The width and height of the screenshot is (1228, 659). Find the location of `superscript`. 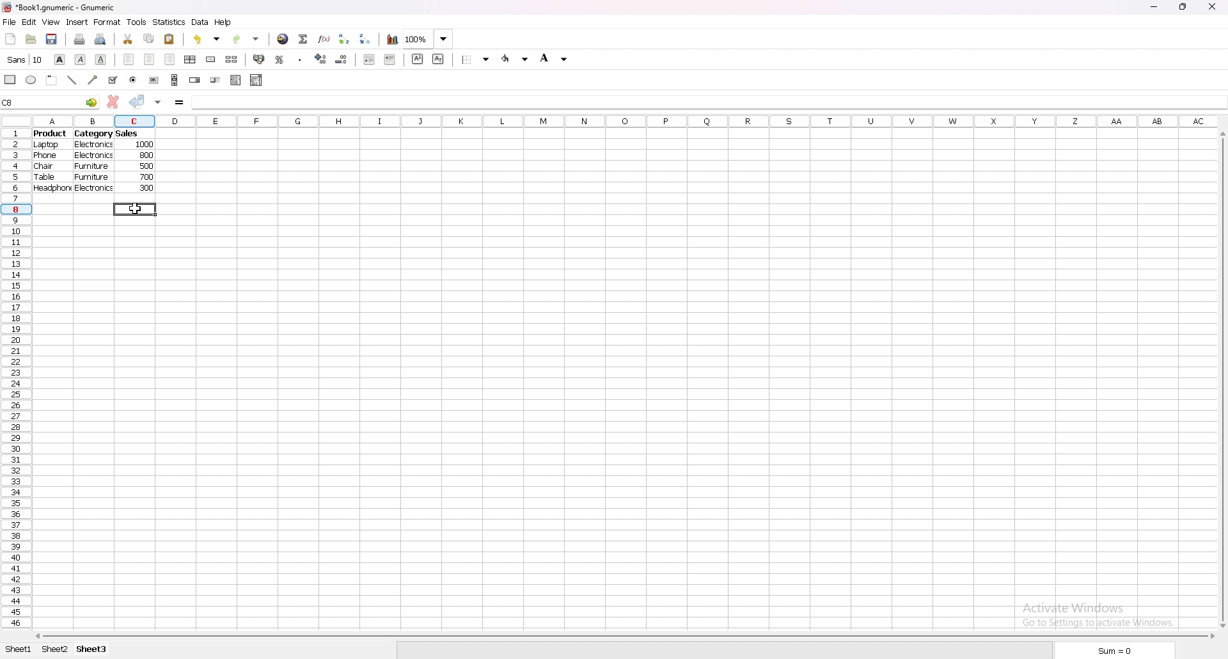

superscript is located at coordinates (418, 58).